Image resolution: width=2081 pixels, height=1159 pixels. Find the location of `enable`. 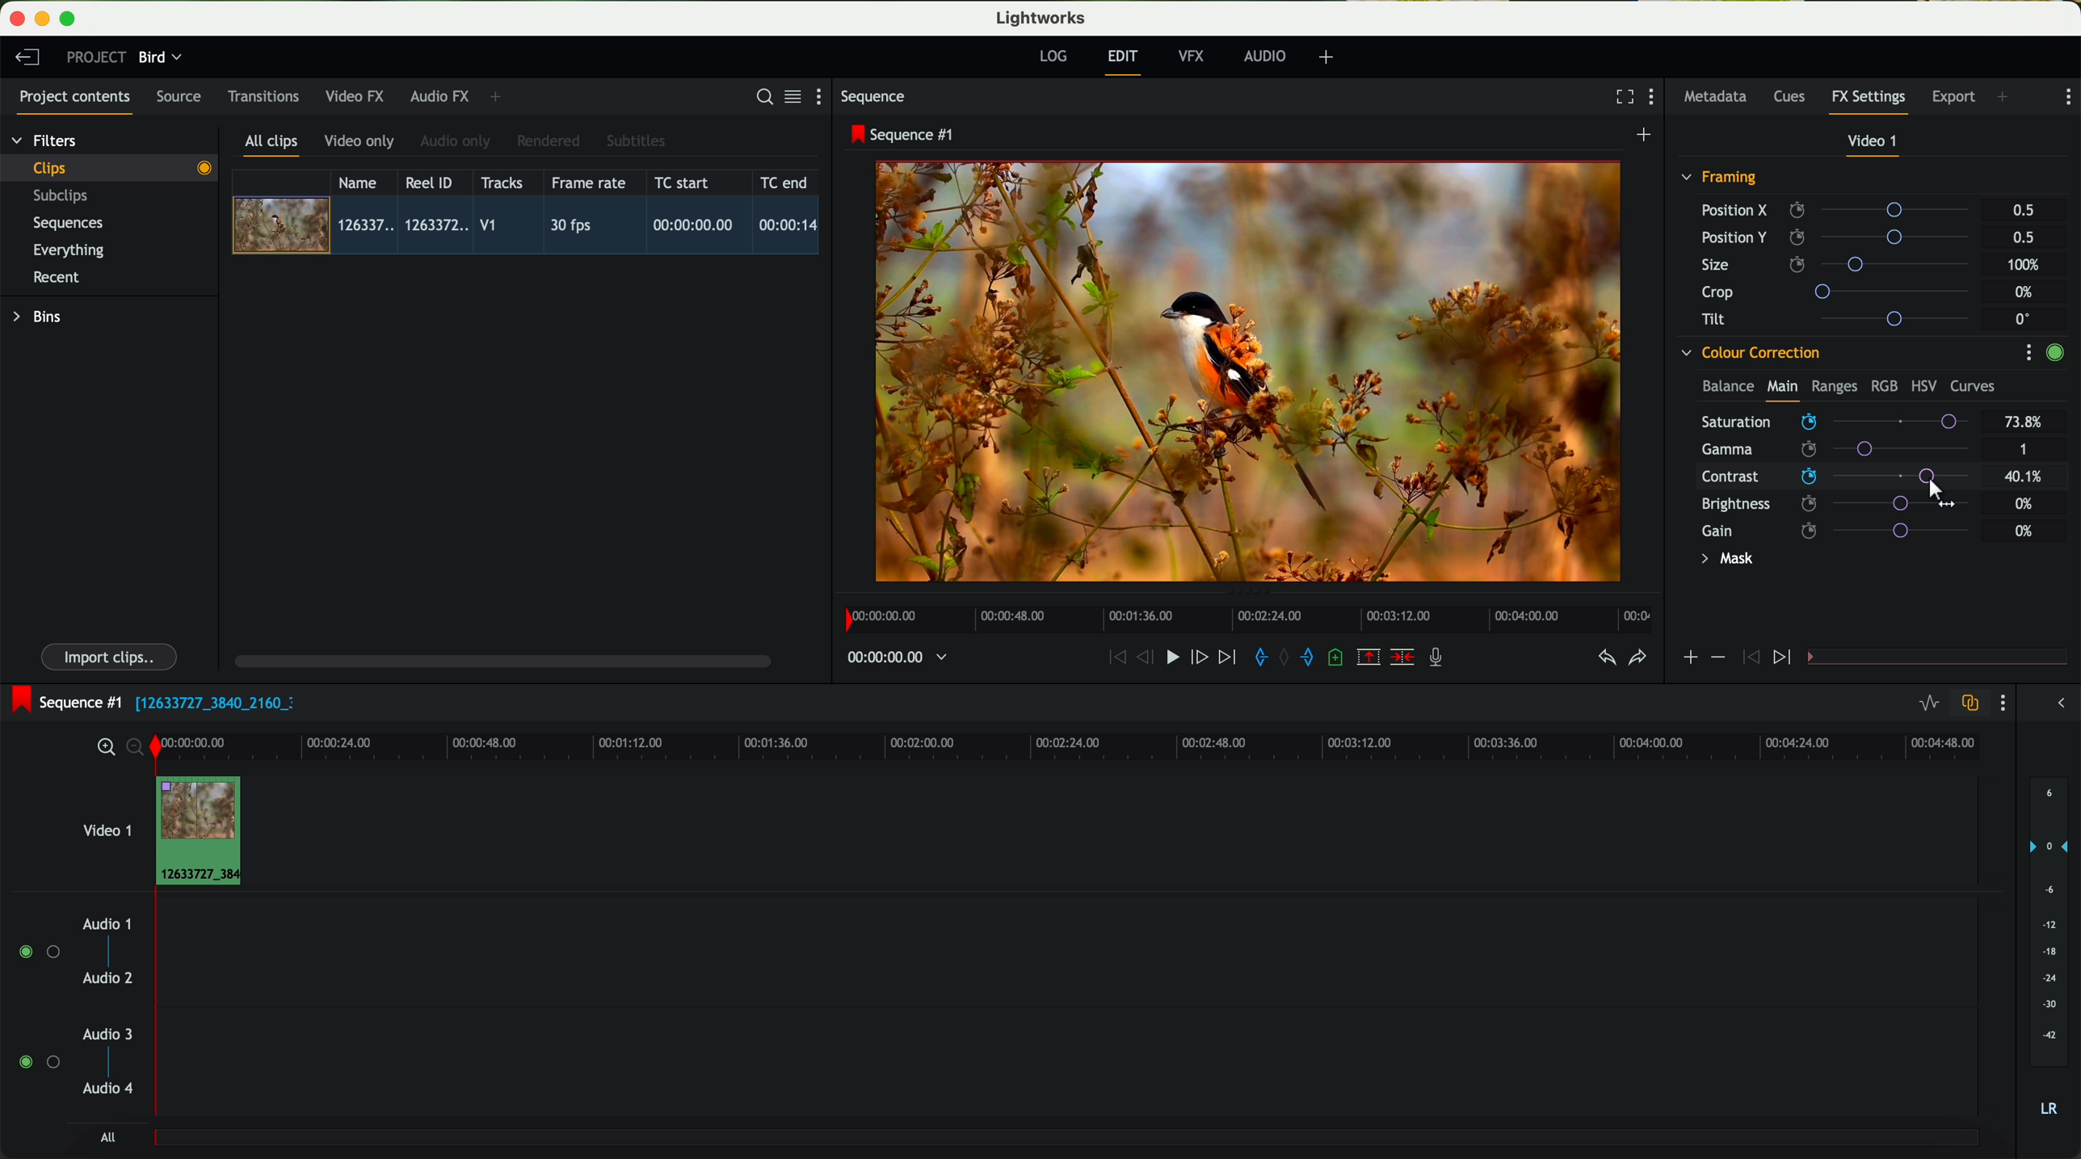

enable is located at coordinates (2054, 355).